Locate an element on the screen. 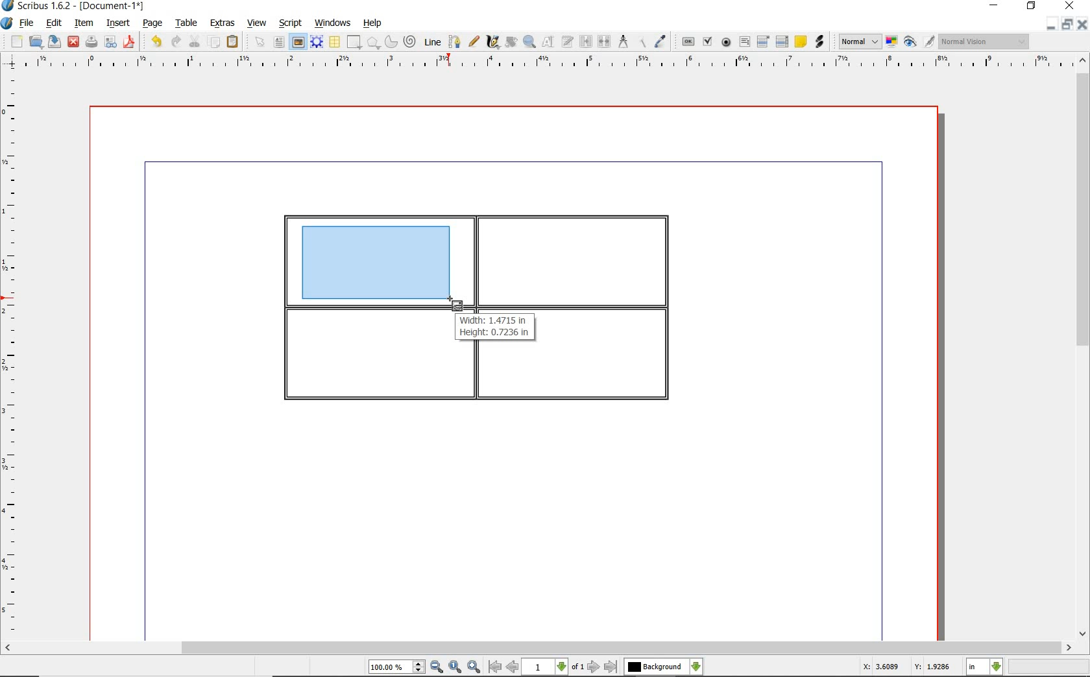 The width and height of the screenshot is (1090, 677). ruler is located at coordinates (12, 355).